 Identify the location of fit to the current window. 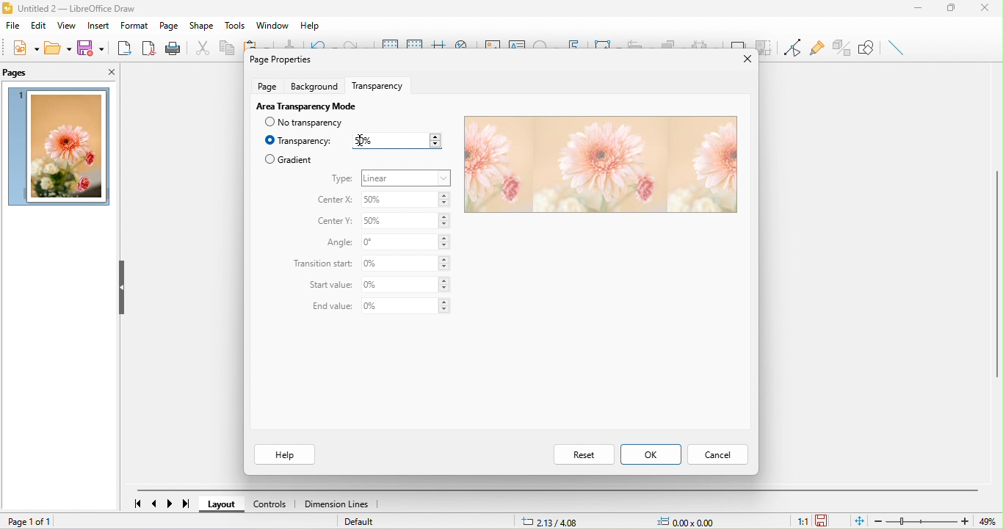
(861, 521).